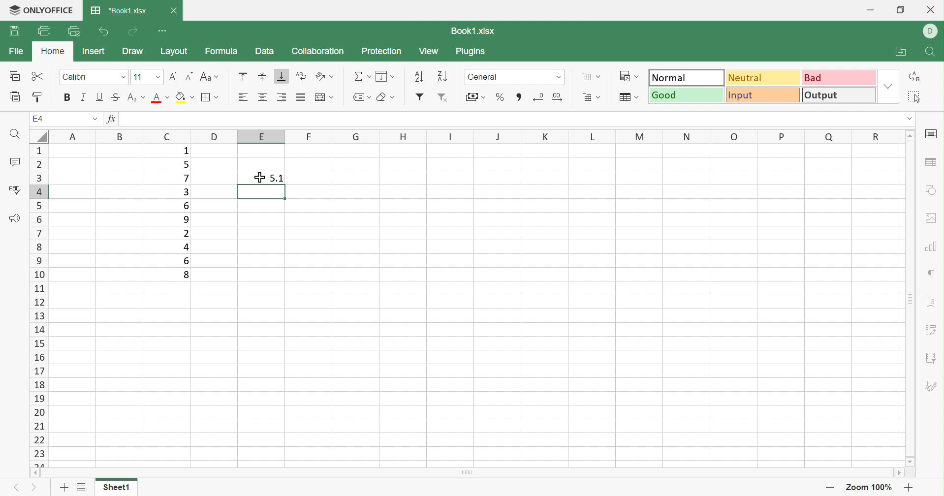 The height and width of the screenshot is (496, 944). What do you see at coordinates (243, 77) in the screenshot?
I see `Align Top` at bounding box center [243, 77].